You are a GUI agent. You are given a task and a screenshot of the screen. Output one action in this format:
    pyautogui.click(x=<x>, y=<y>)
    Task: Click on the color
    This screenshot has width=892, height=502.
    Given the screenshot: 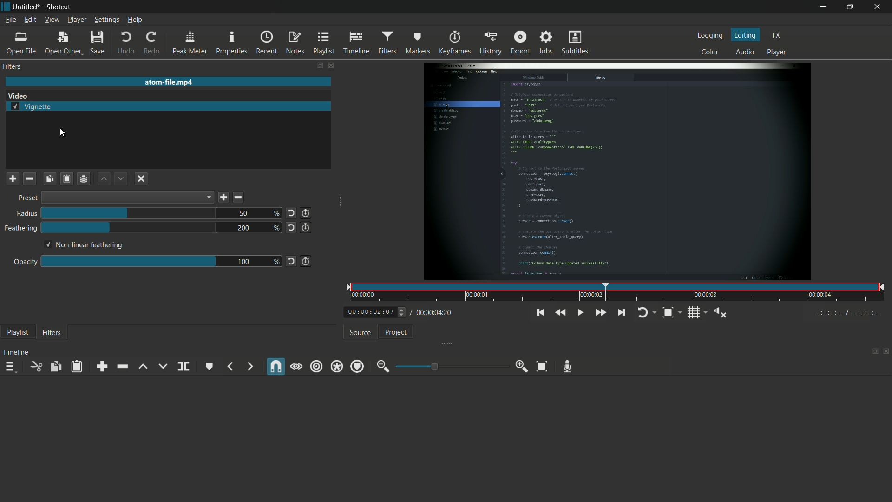 What is the action you would take?
    pyautogui.click(x=710, y=52)
    